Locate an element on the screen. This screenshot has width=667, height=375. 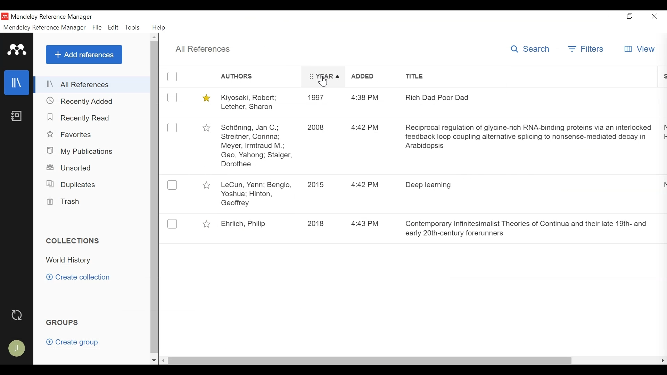
scroll right is located at coordinates (661, 361).